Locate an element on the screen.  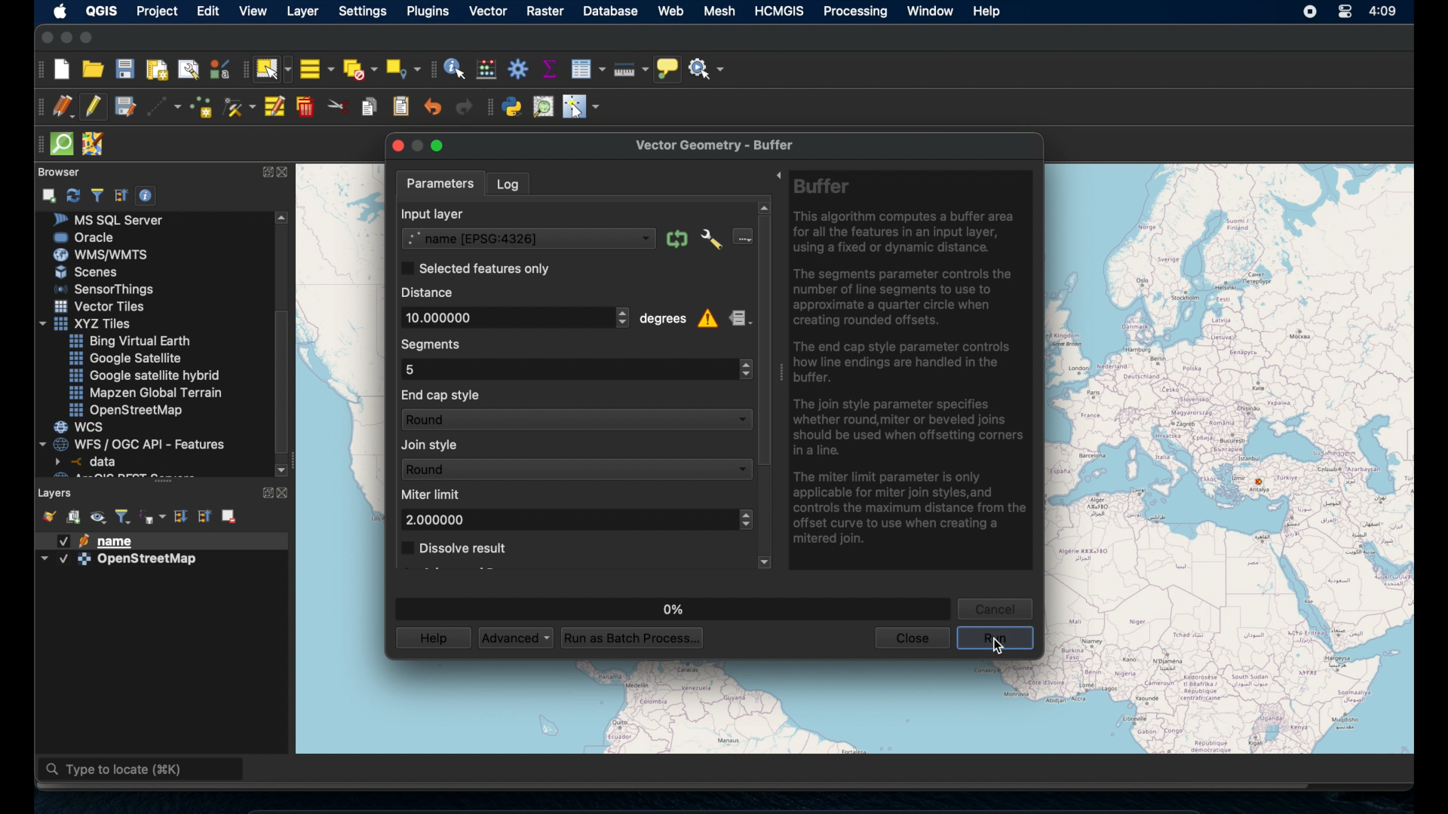
scroll down arrow is located at coordinates (763, 562).